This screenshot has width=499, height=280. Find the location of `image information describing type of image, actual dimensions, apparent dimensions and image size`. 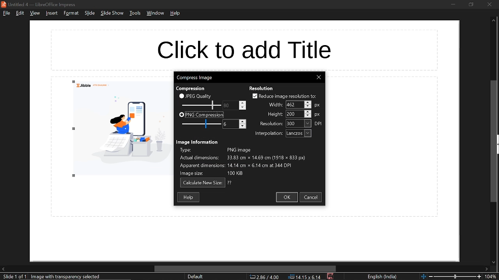

image information describing type of image, actual dimensions, apparent dimensions and image size is located at coordinates (247, 162).